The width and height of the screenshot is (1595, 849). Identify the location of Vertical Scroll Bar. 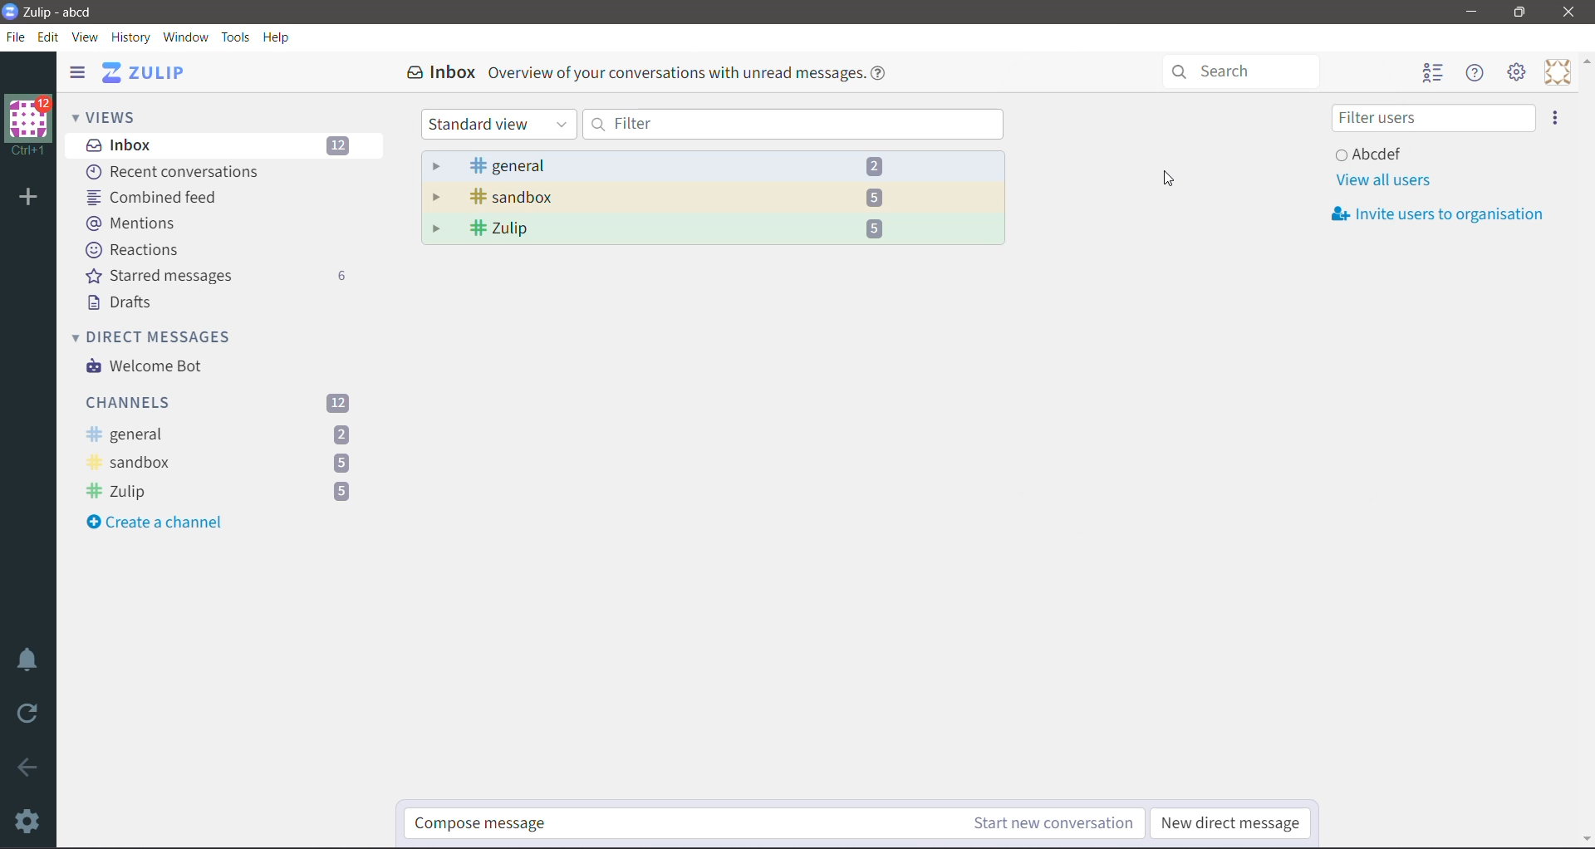
(1584, 450).